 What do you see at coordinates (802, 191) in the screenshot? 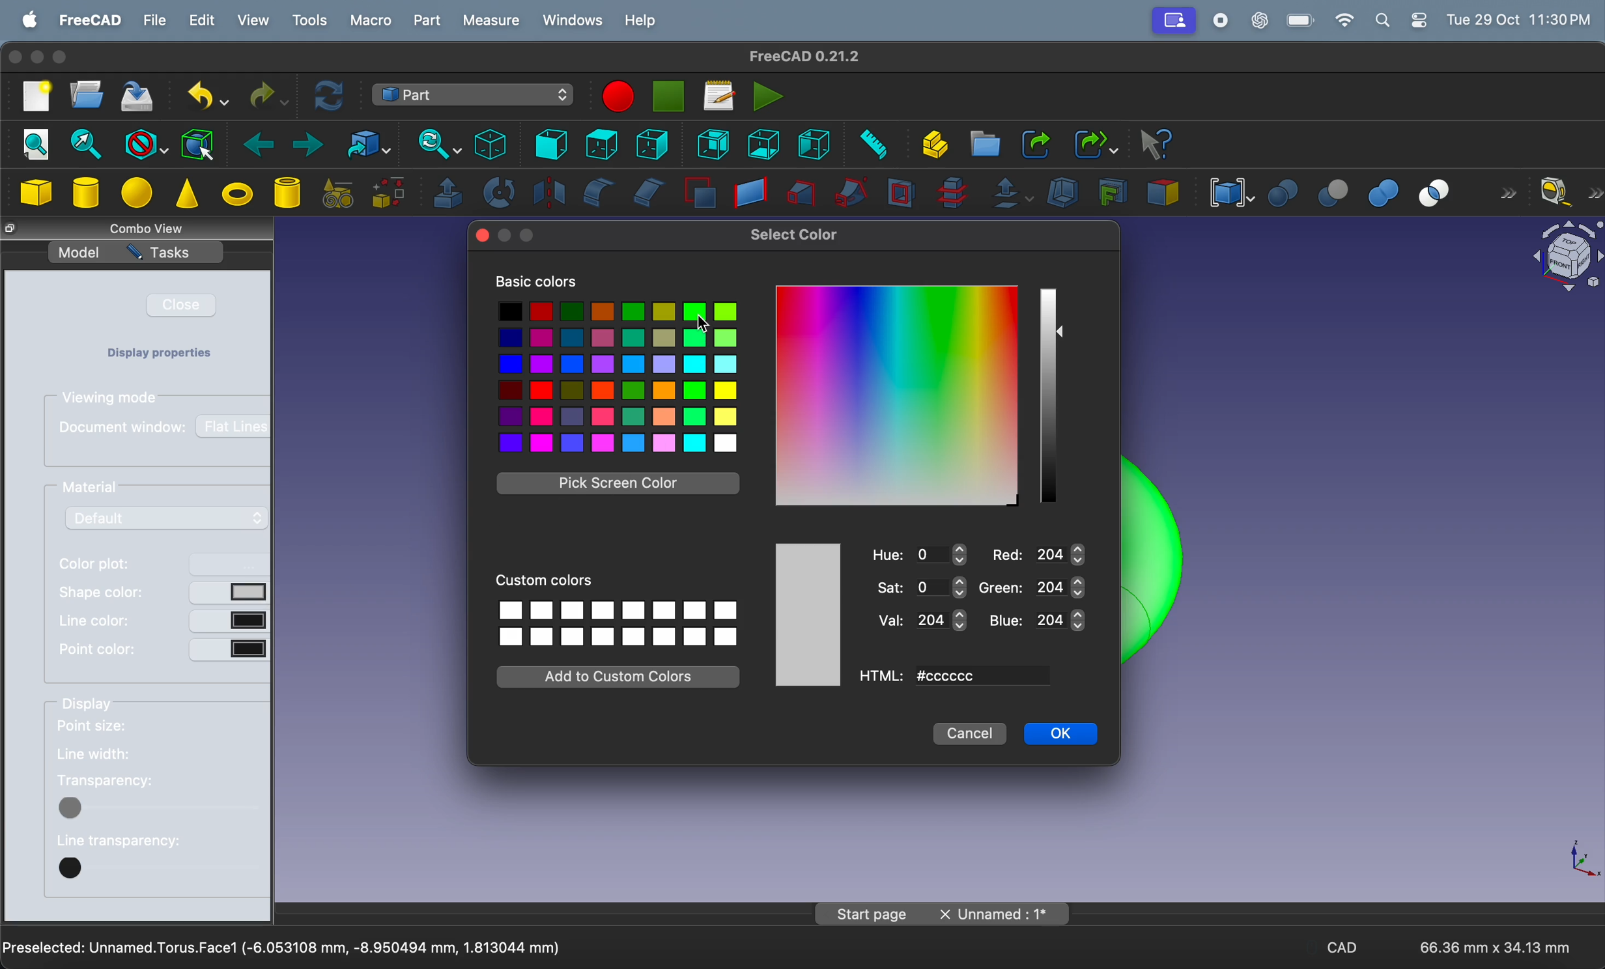
I see `loft` at bounding box center [802, 191].